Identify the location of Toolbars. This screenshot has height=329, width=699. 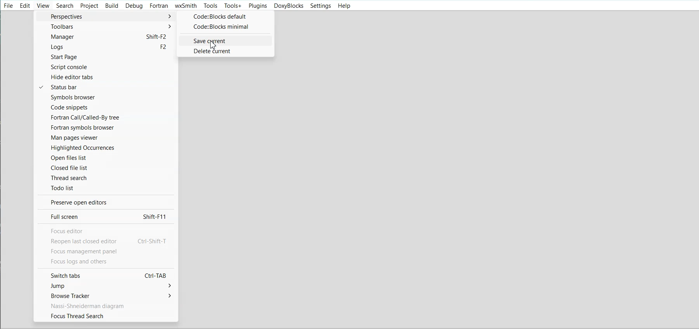
(106, 27).